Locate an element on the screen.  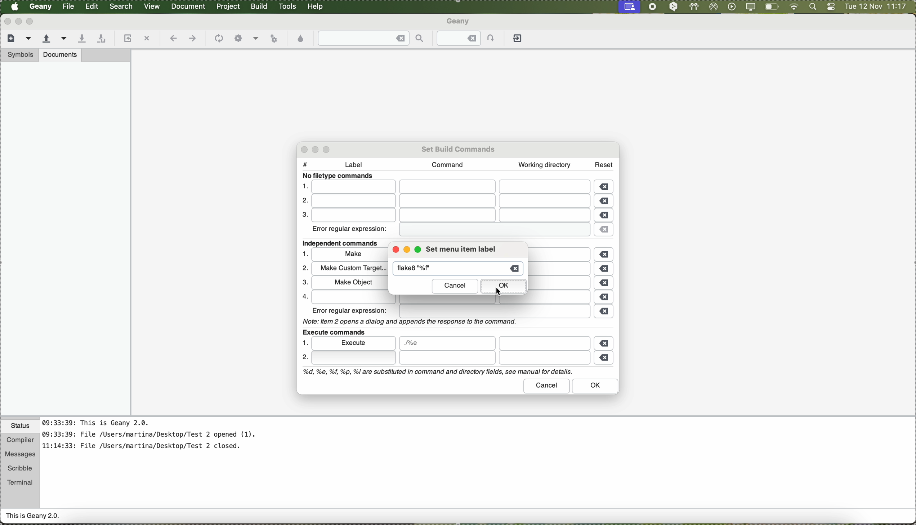
make object is located at coordinates (349, 282).